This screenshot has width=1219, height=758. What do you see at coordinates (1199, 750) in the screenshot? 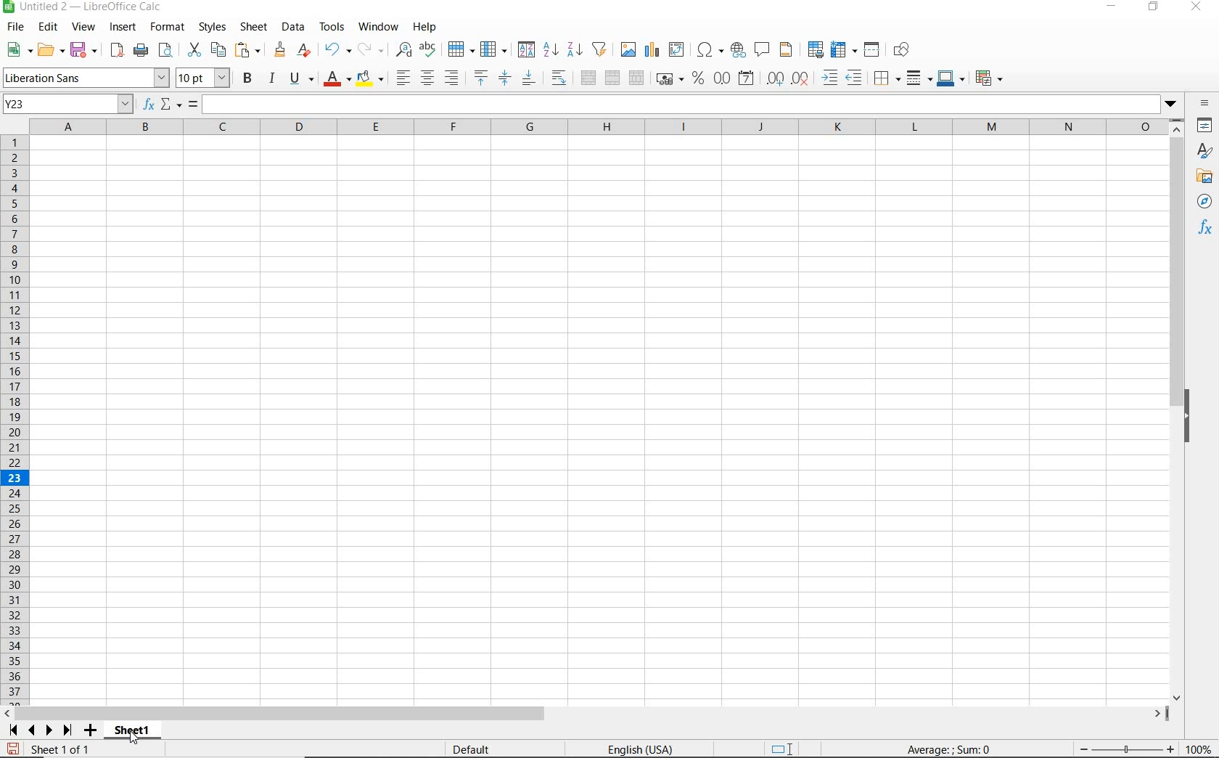
I see `ZOOM FACTOR` at bounding box center [1199, 750].